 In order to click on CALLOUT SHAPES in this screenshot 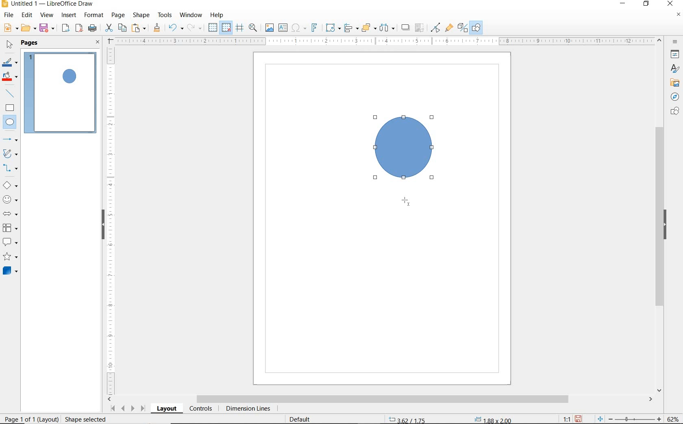, I will do `click(10, 242)`.